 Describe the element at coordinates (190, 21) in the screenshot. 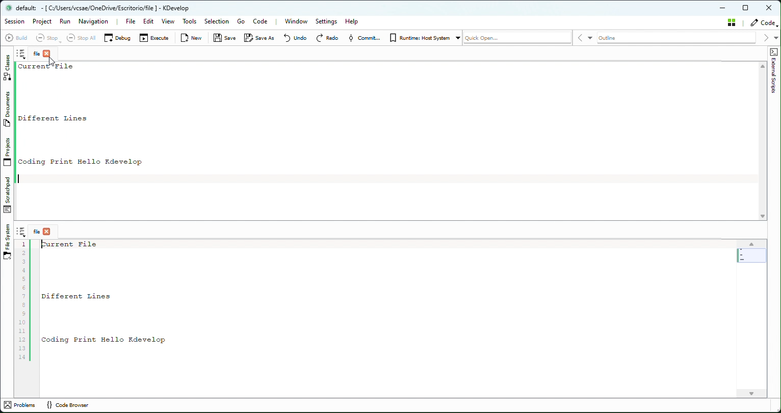

I see `Tools` at that location.